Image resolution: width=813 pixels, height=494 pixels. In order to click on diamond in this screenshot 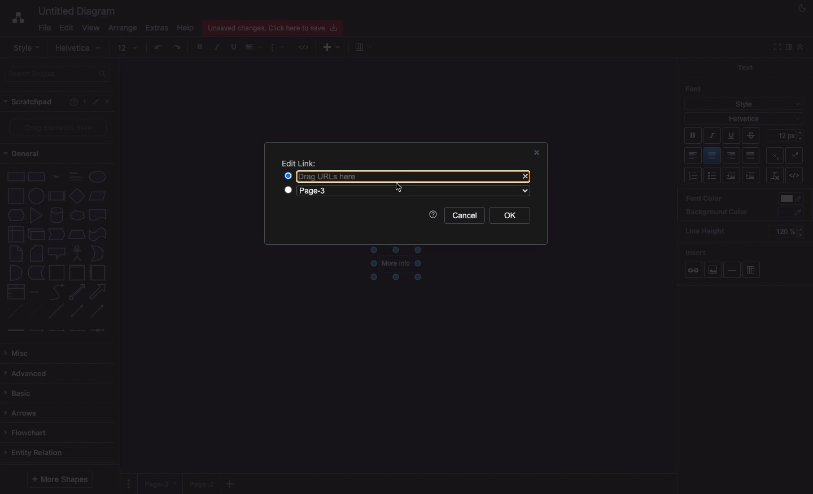, I will do `click(77, 195)`.